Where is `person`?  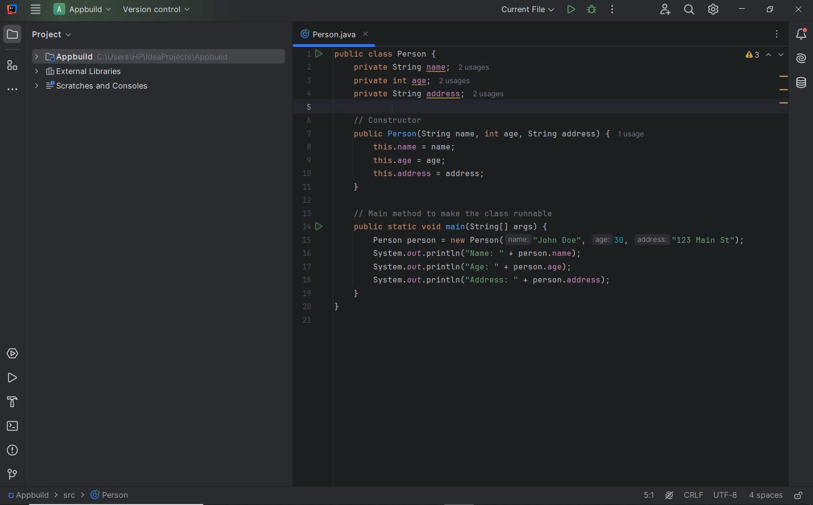 person is located at coordinates (120, 497).